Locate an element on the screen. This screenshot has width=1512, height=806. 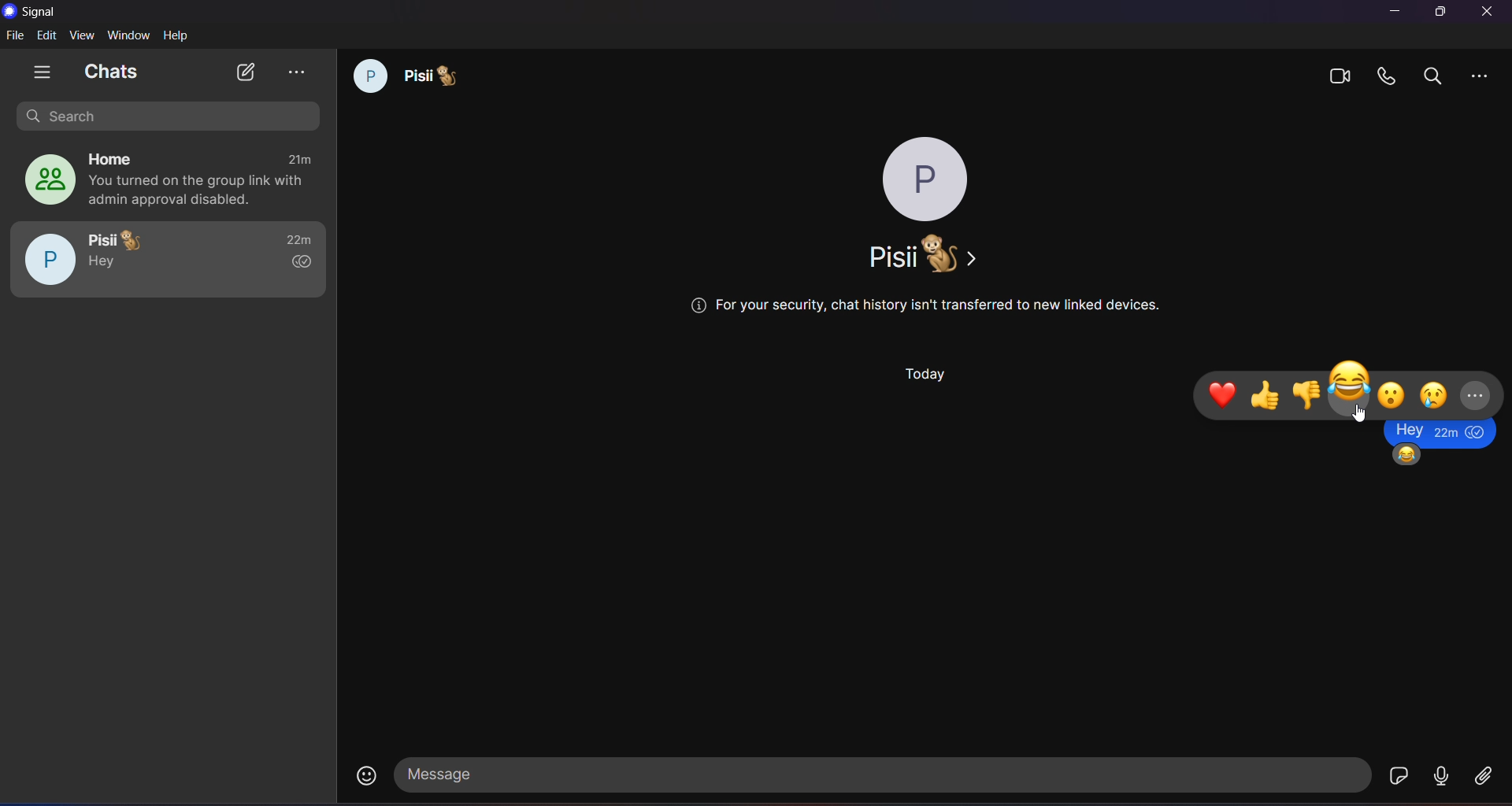
message is located at coordinates (884, 775).